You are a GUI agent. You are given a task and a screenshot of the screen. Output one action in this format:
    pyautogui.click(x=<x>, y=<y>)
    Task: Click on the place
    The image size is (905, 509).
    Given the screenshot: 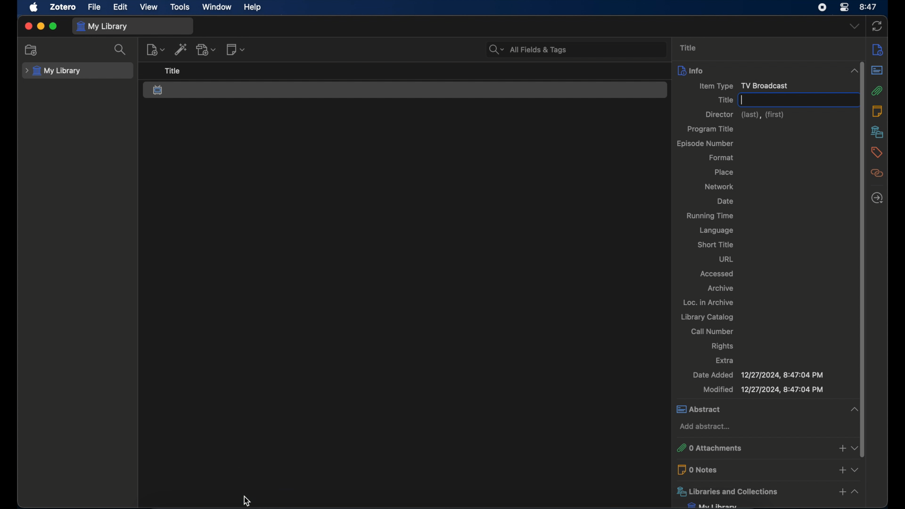 What is the action you would take?
    pyautogui.click(x=724, y=172)
    